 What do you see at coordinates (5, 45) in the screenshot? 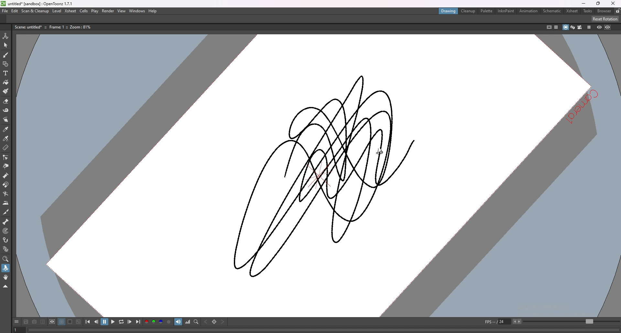
I see `selection tool` at bounding box center [5, 45].